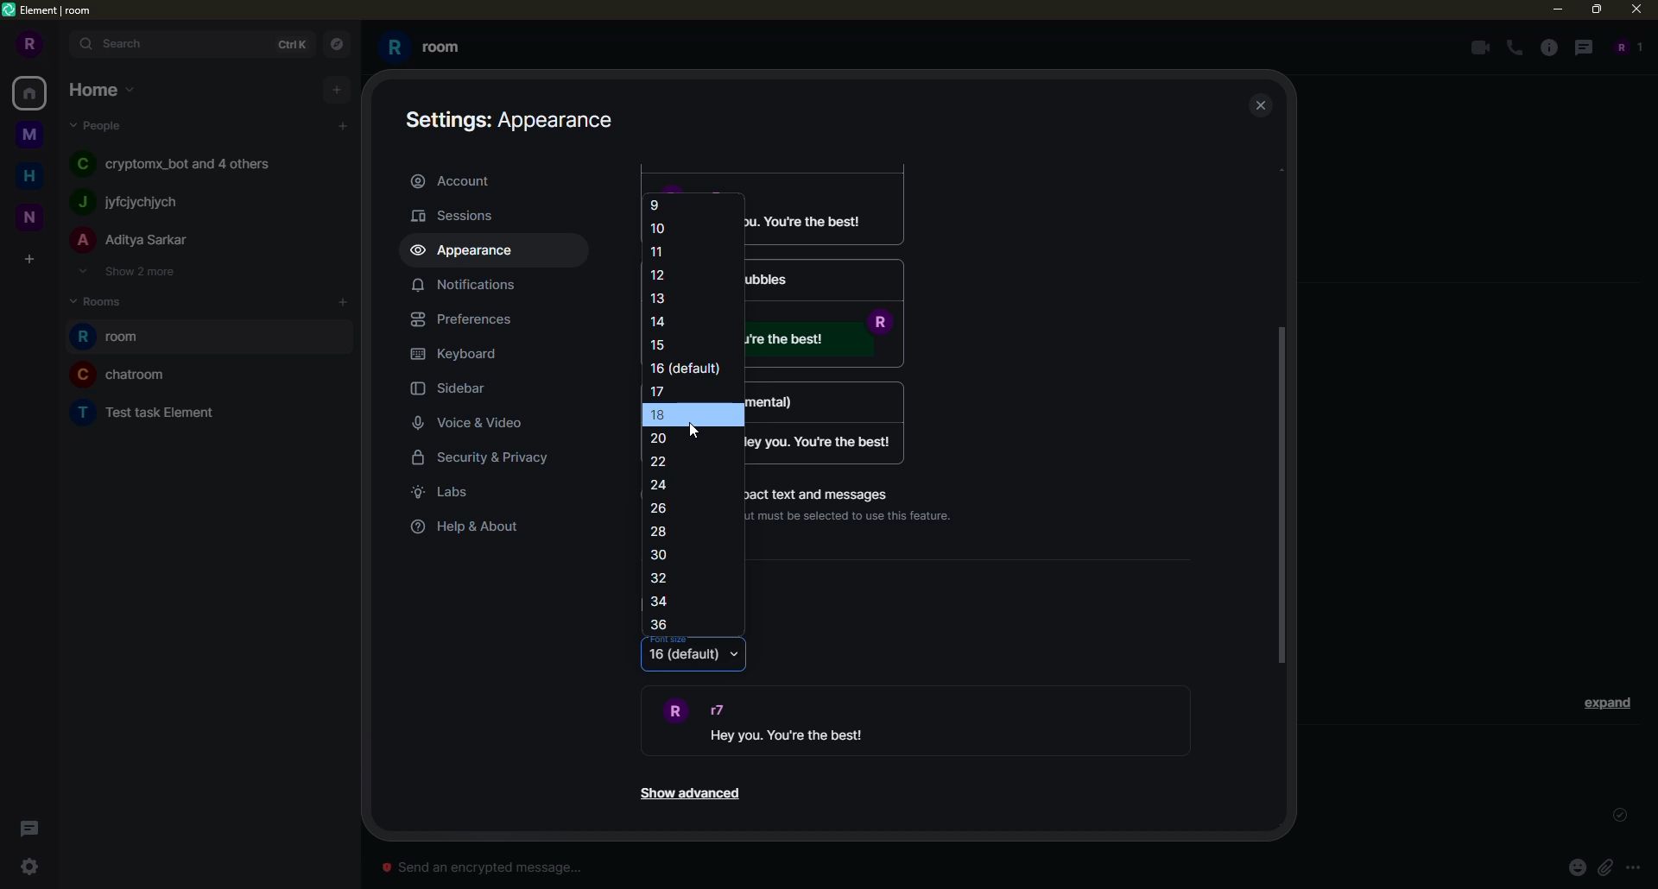 The width and height of the screenshot is (1658, 889). Describe the element at coordinates (474, 424) in the screenshot. I see `voice & video` at that location.